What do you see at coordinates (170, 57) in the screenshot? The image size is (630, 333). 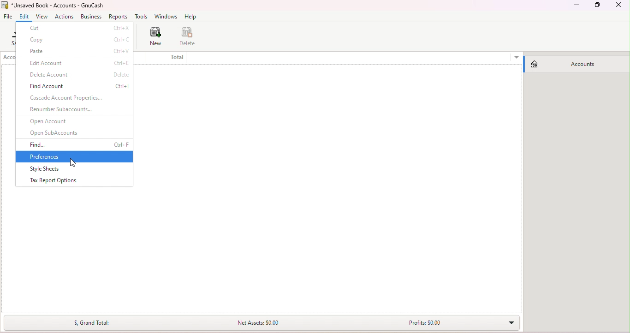 I see `Total` at bounding box center [170, 57].